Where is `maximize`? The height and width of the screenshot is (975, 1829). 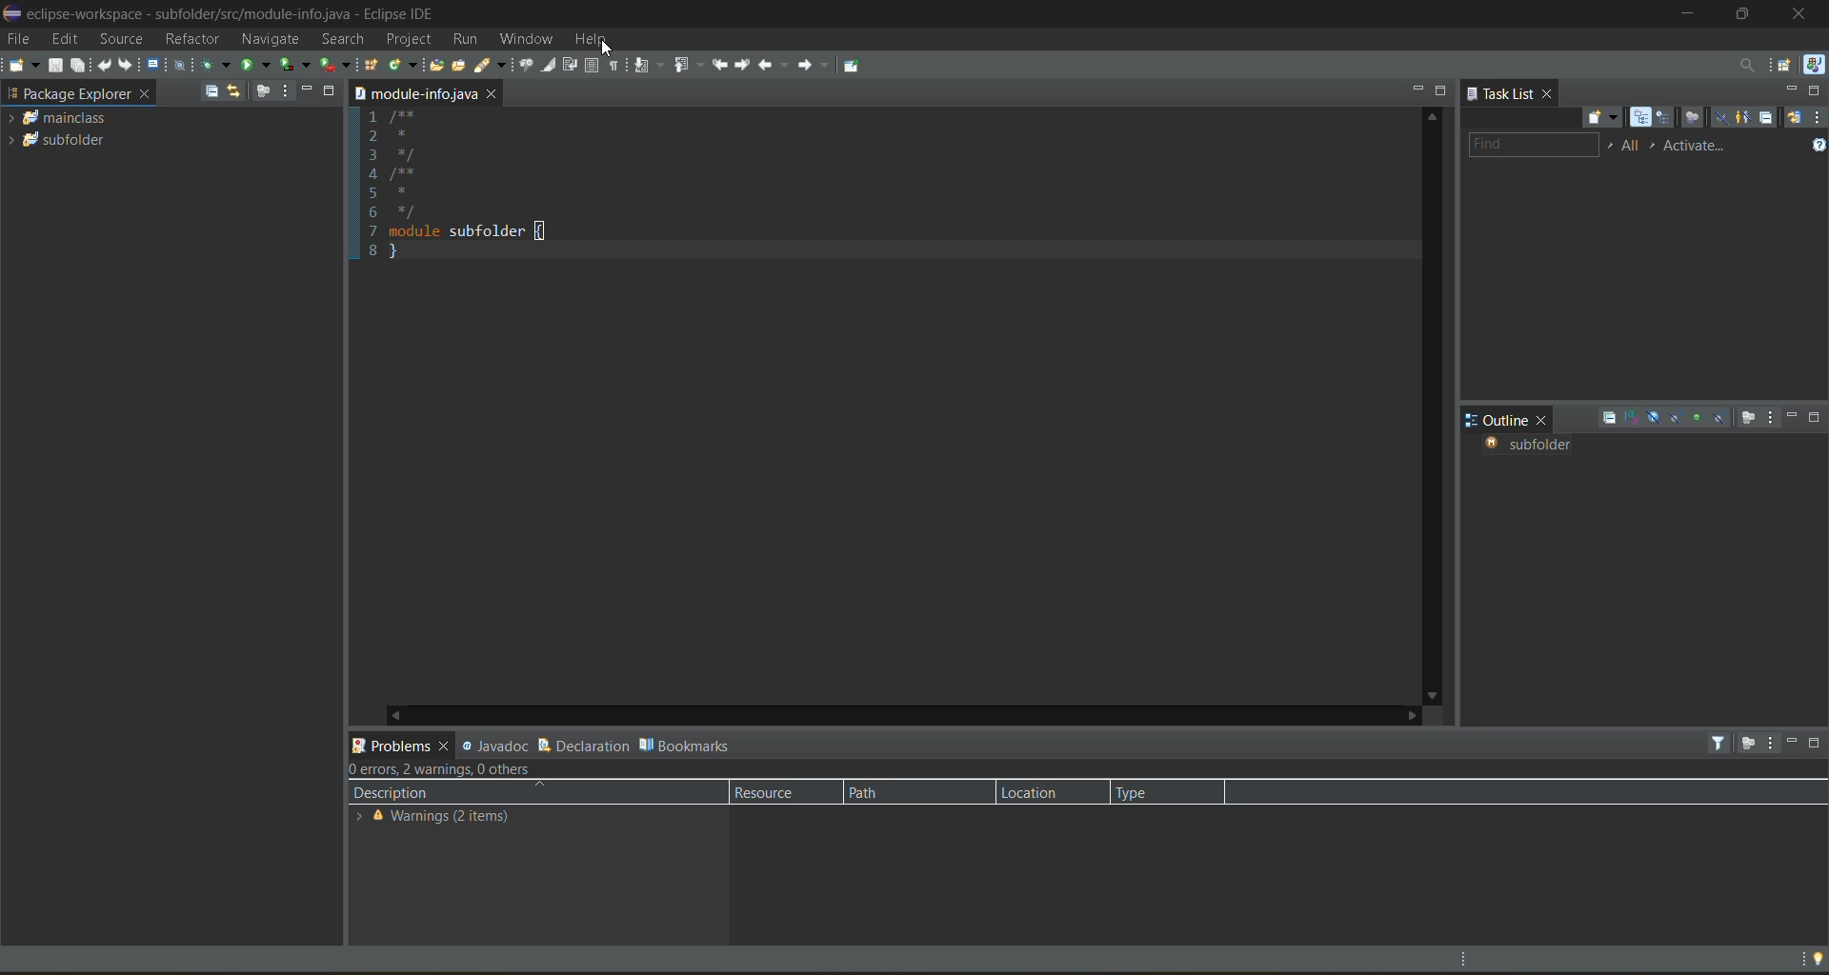 maximize is located at coordinates (332, 92).